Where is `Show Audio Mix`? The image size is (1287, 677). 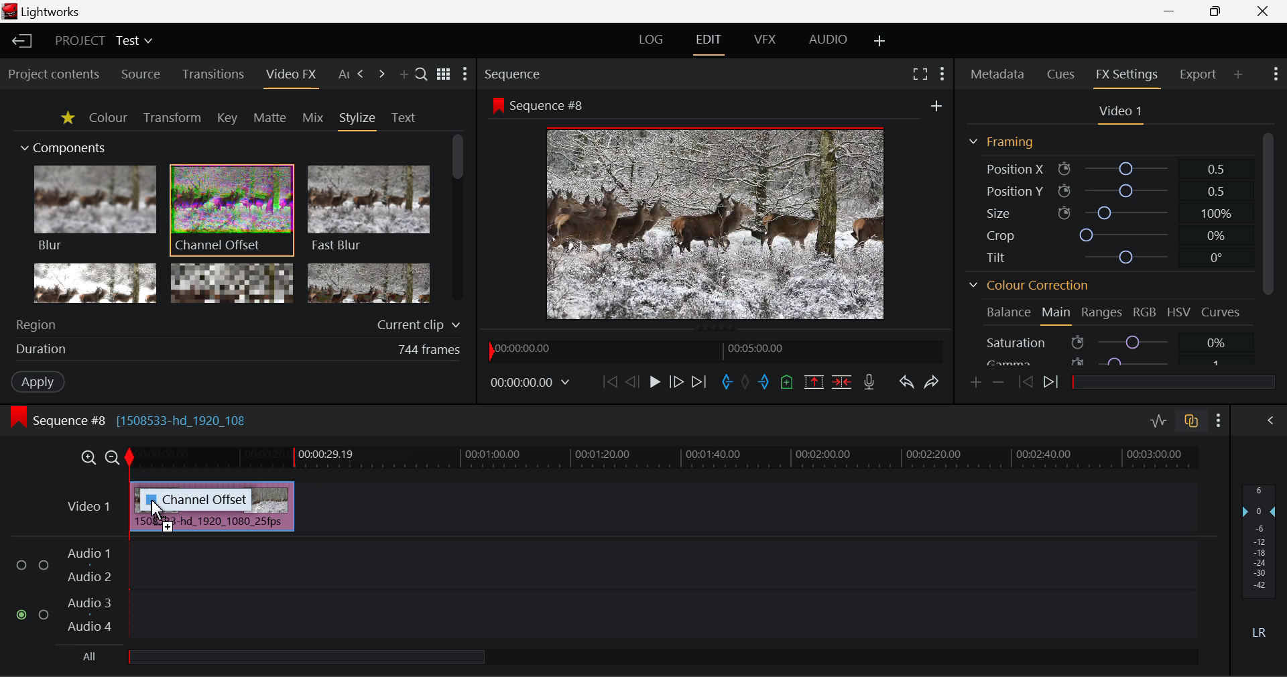 Show Audio Mix is located at coordinates (1263, 421).